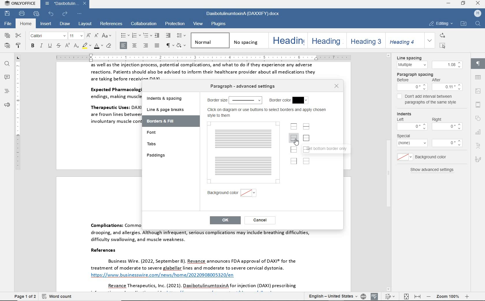  I want to click on editing, so click(441, 24).